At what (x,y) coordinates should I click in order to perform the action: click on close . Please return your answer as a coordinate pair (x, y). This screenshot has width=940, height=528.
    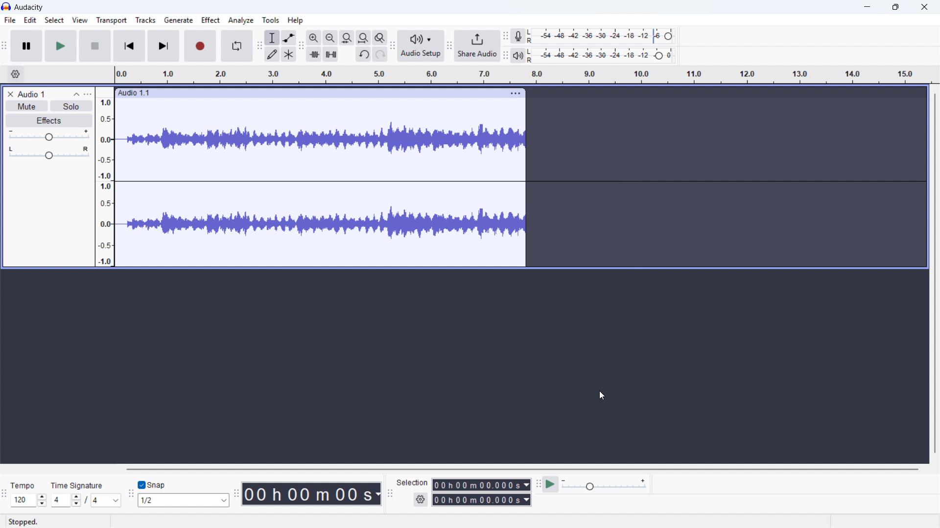
    Looking at the image, I should click on (924, 7).